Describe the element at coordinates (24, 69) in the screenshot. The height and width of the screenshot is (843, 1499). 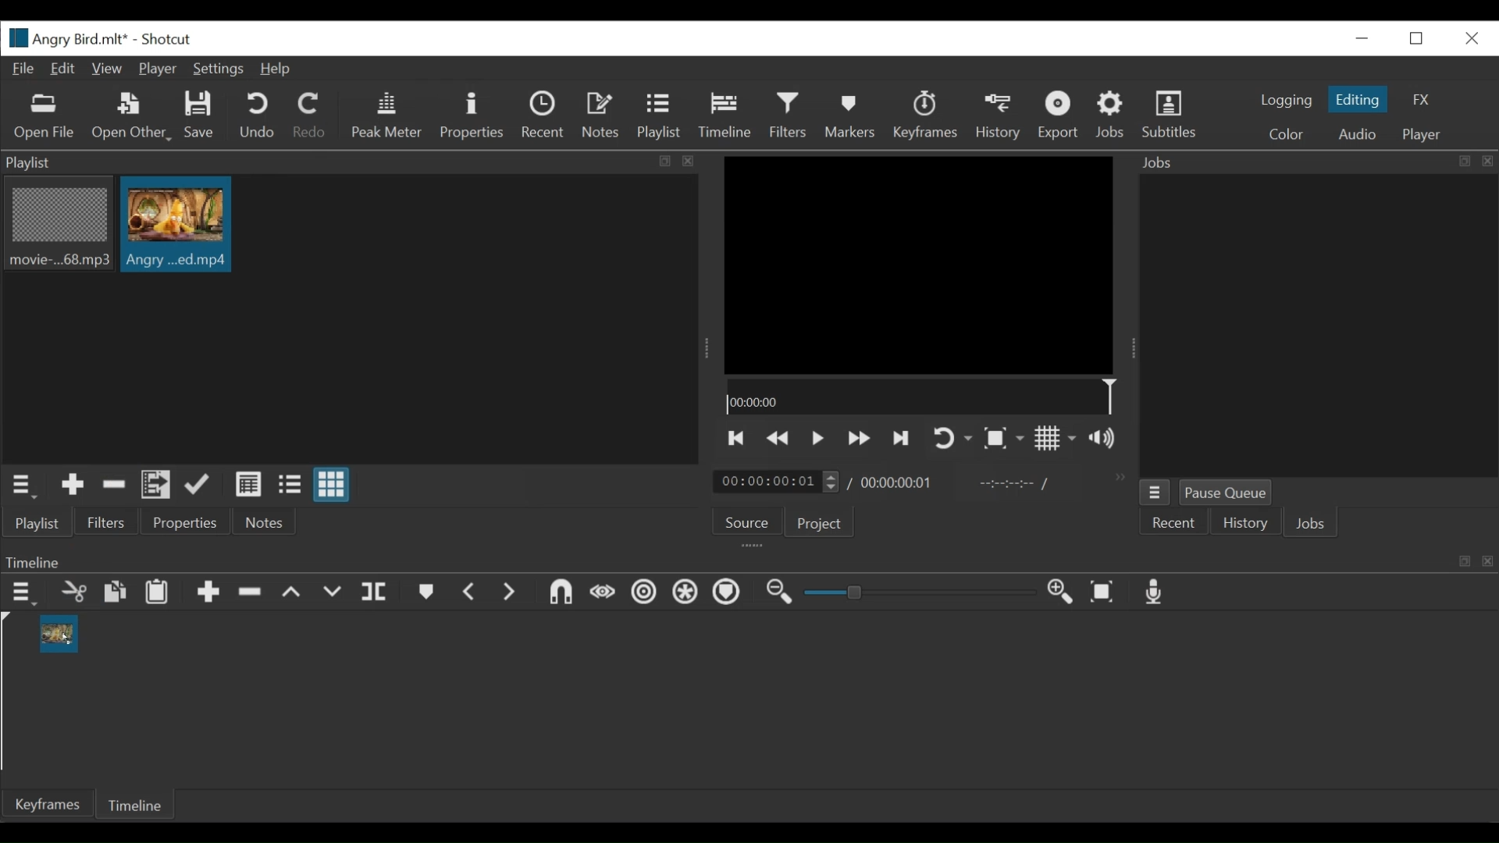
I see `File` at that location.